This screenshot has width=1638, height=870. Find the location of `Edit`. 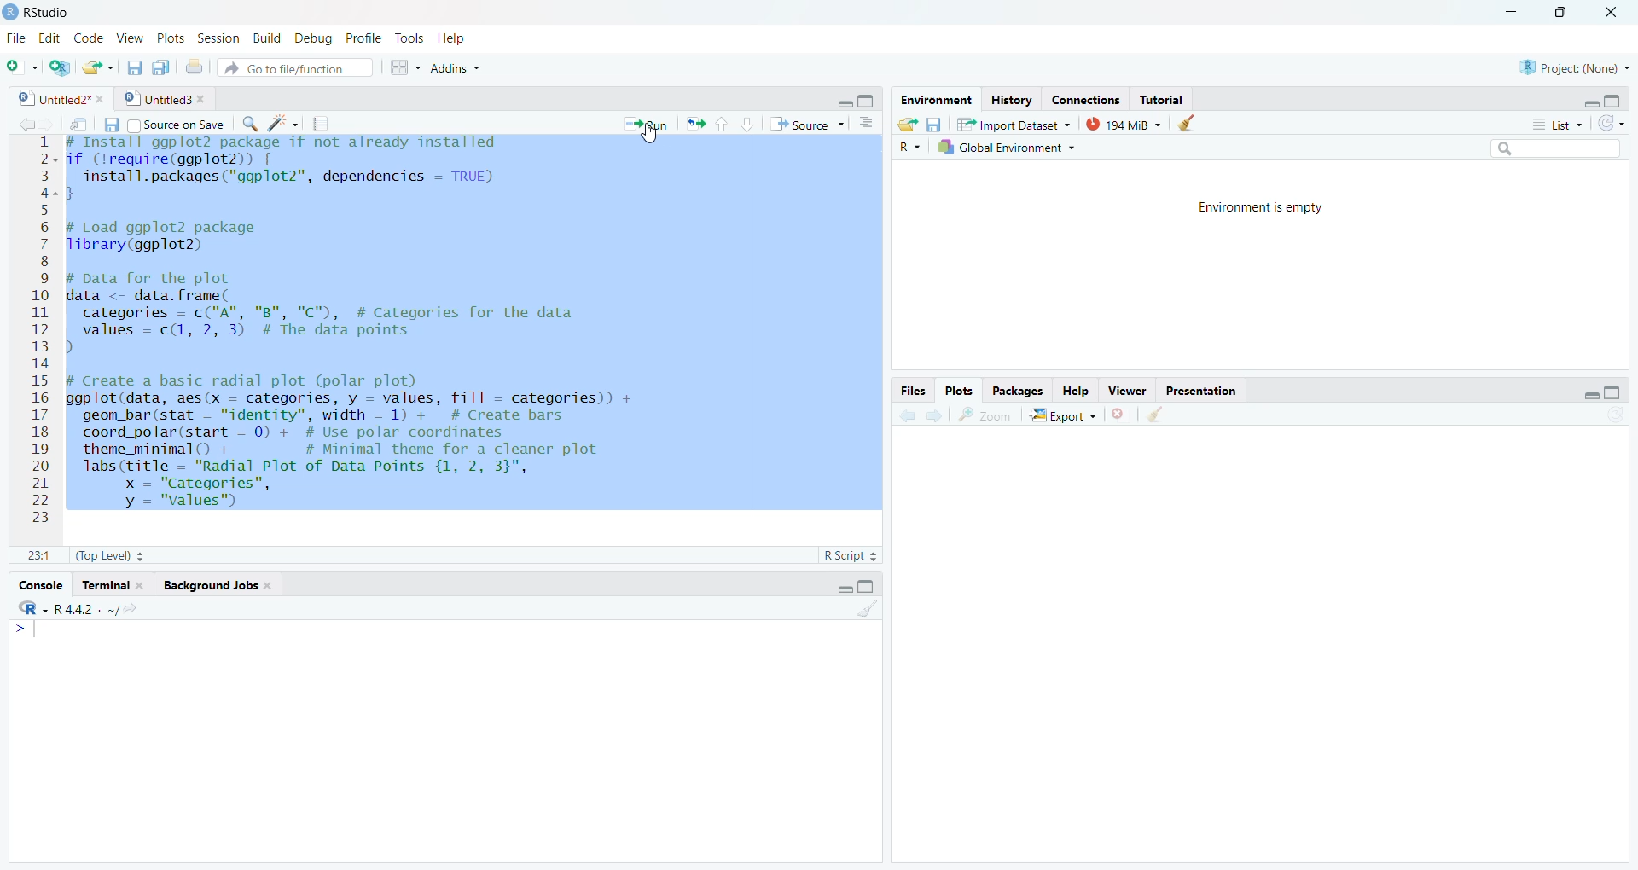

Edit is located at coordinates (48, 40).